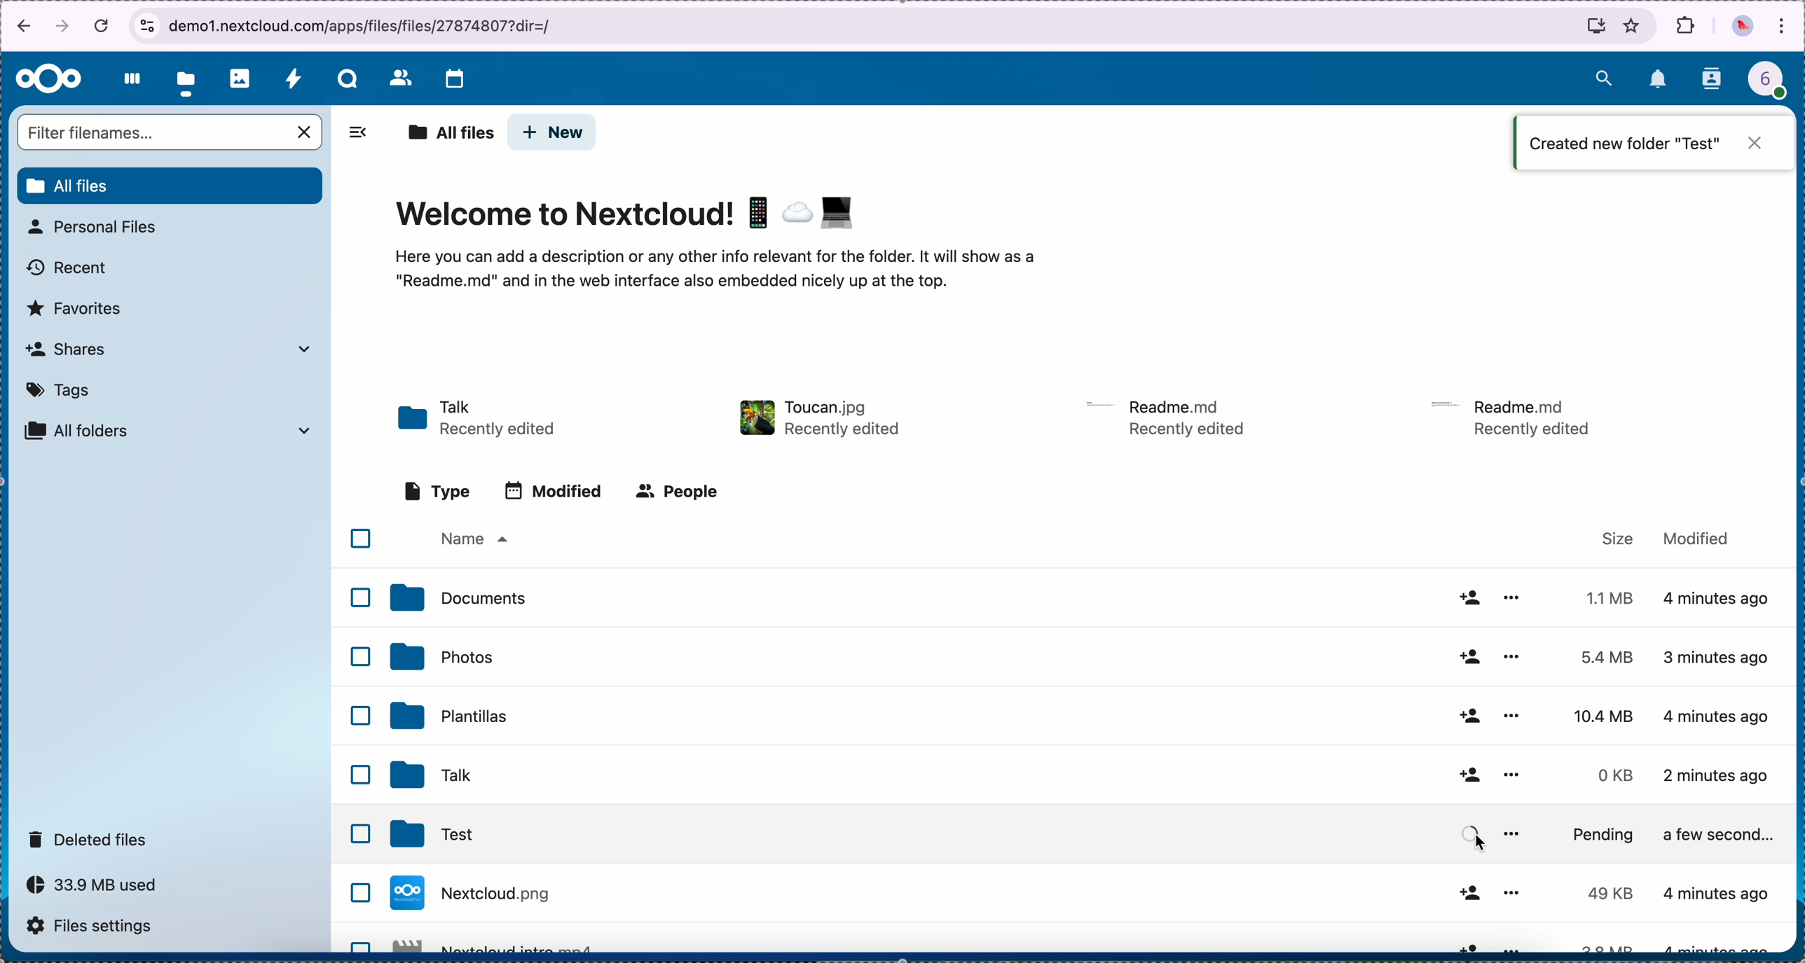 This screenshot has height=963, width=1805. What do you see at coordinates (472, 540) in the screenshot?
I see `name` at bounding box center [472, 540].